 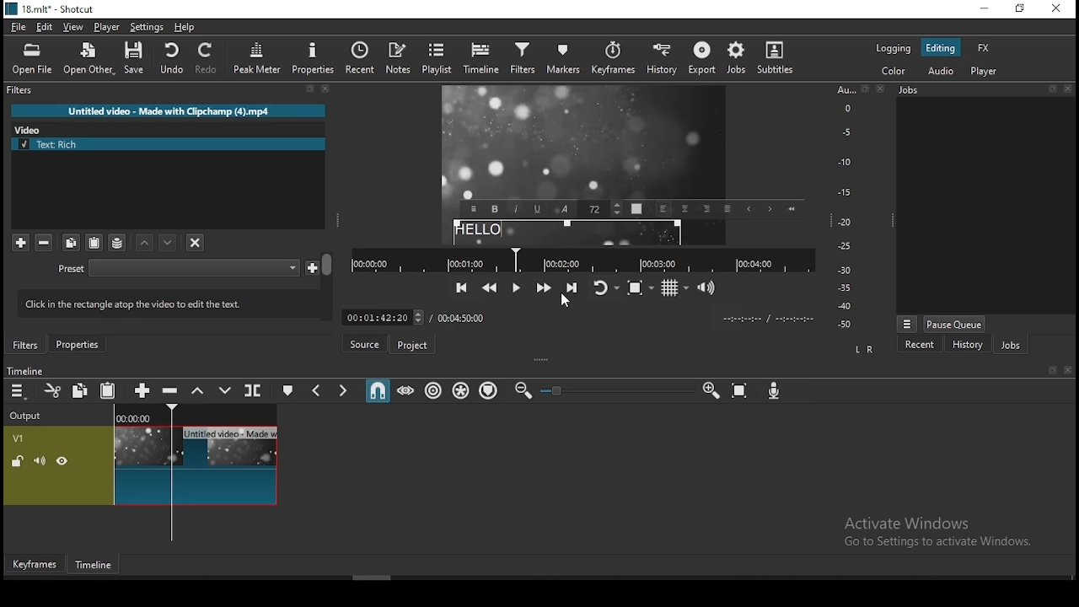 I want to click on project, so click(x=411, y=346).